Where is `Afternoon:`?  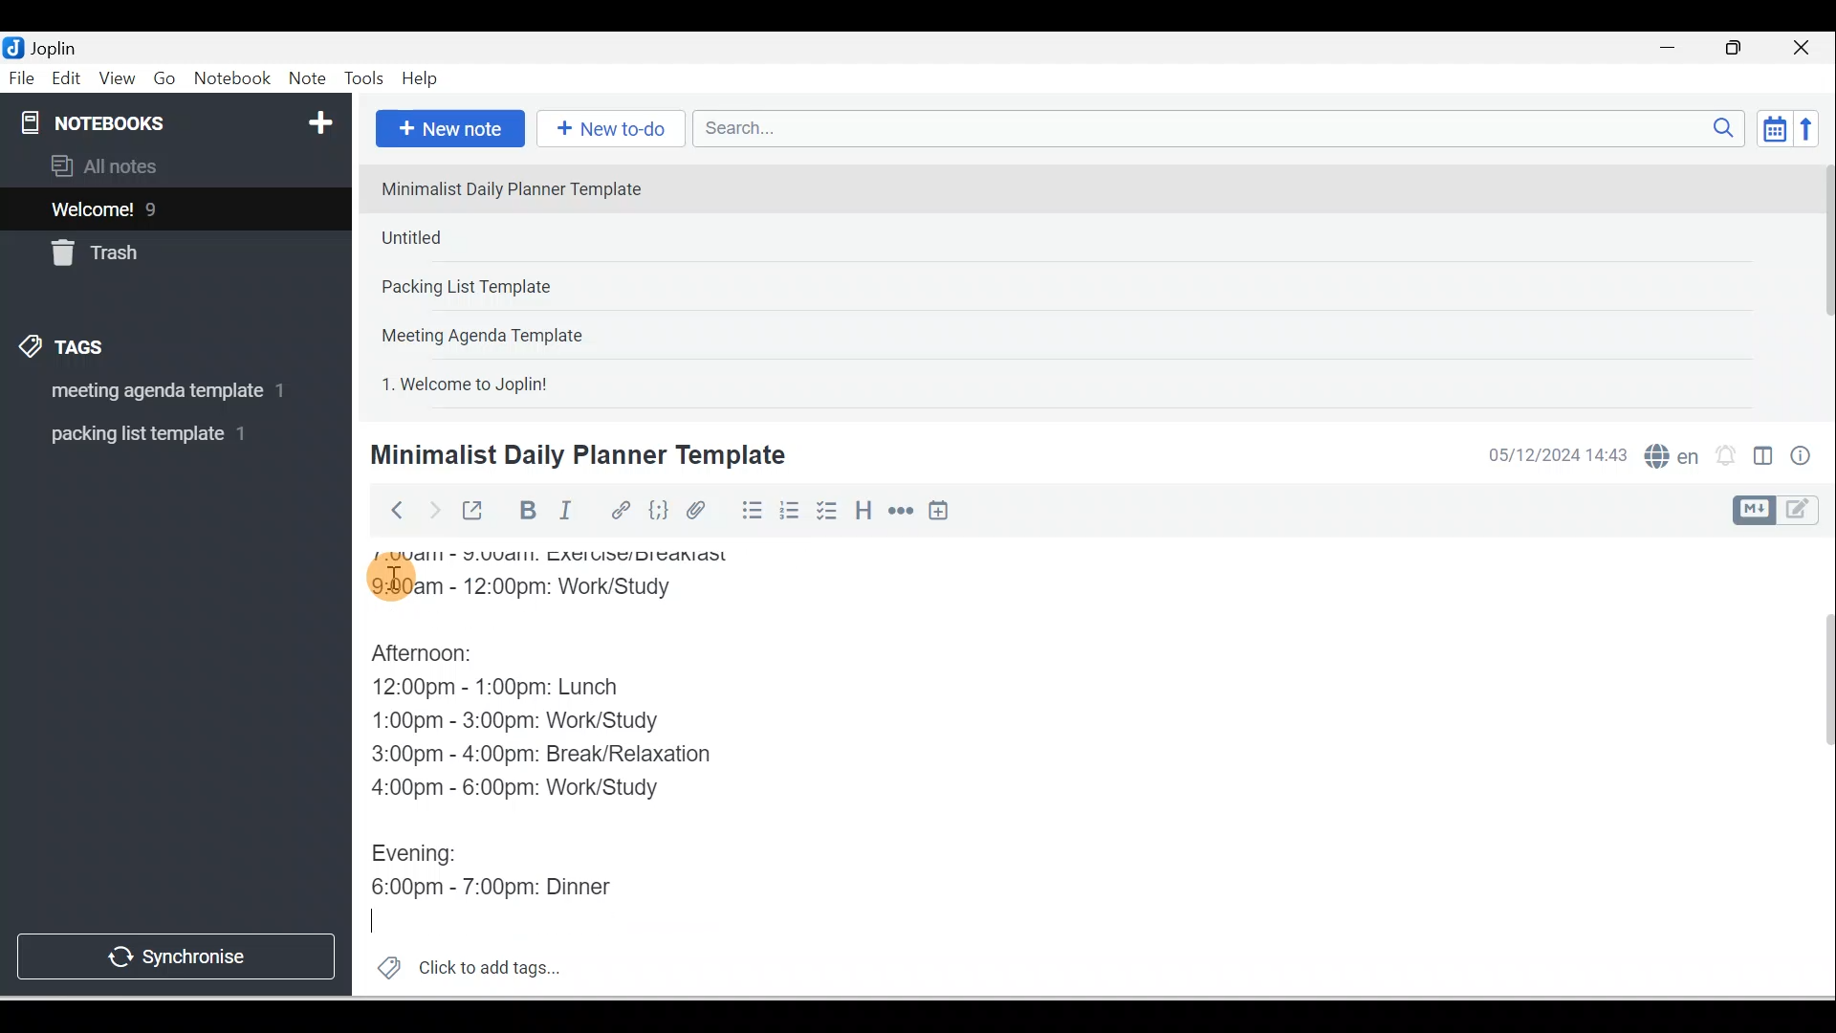 Afternoon: is located at coordinates (440, 657).